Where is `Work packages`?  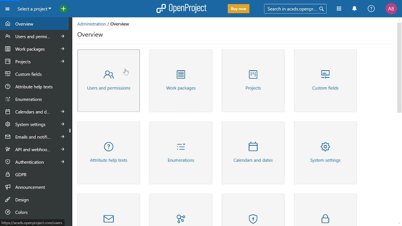
Work packages is located at coordinates (180, 81).